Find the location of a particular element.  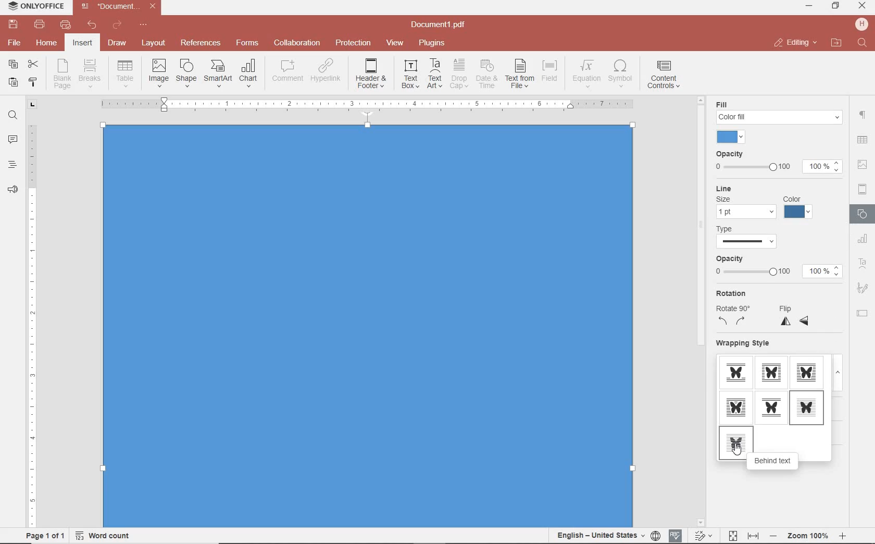

heading is located at coordinates (12, 164).